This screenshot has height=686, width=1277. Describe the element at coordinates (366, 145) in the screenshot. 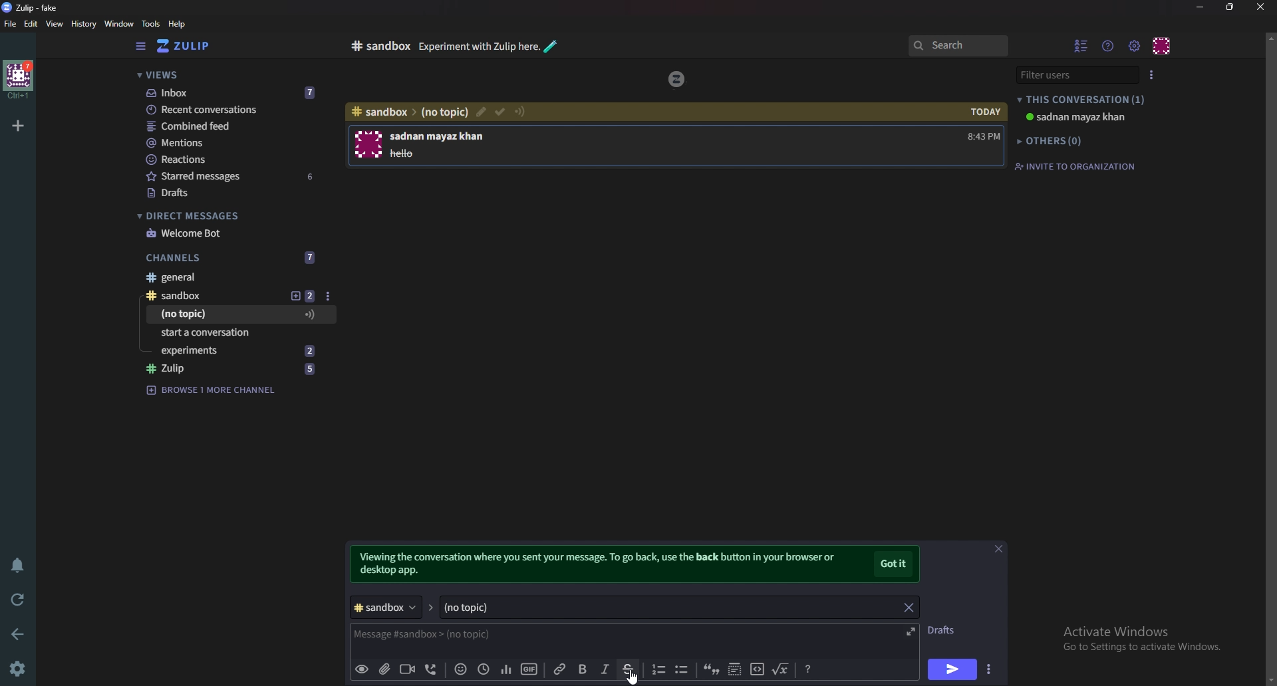

I see `User photo` at that location.